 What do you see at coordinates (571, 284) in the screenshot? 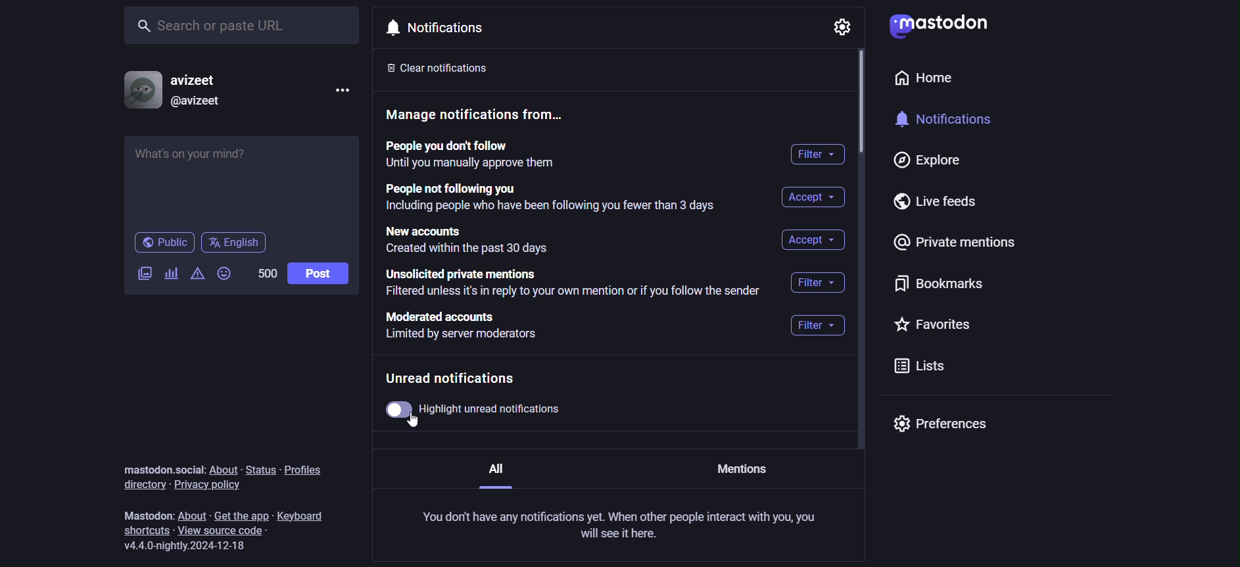
I see `unsolicited private mentions filtered unless it's in reply to your own mention or if you follow the sender` at bounding box center [571, 284].